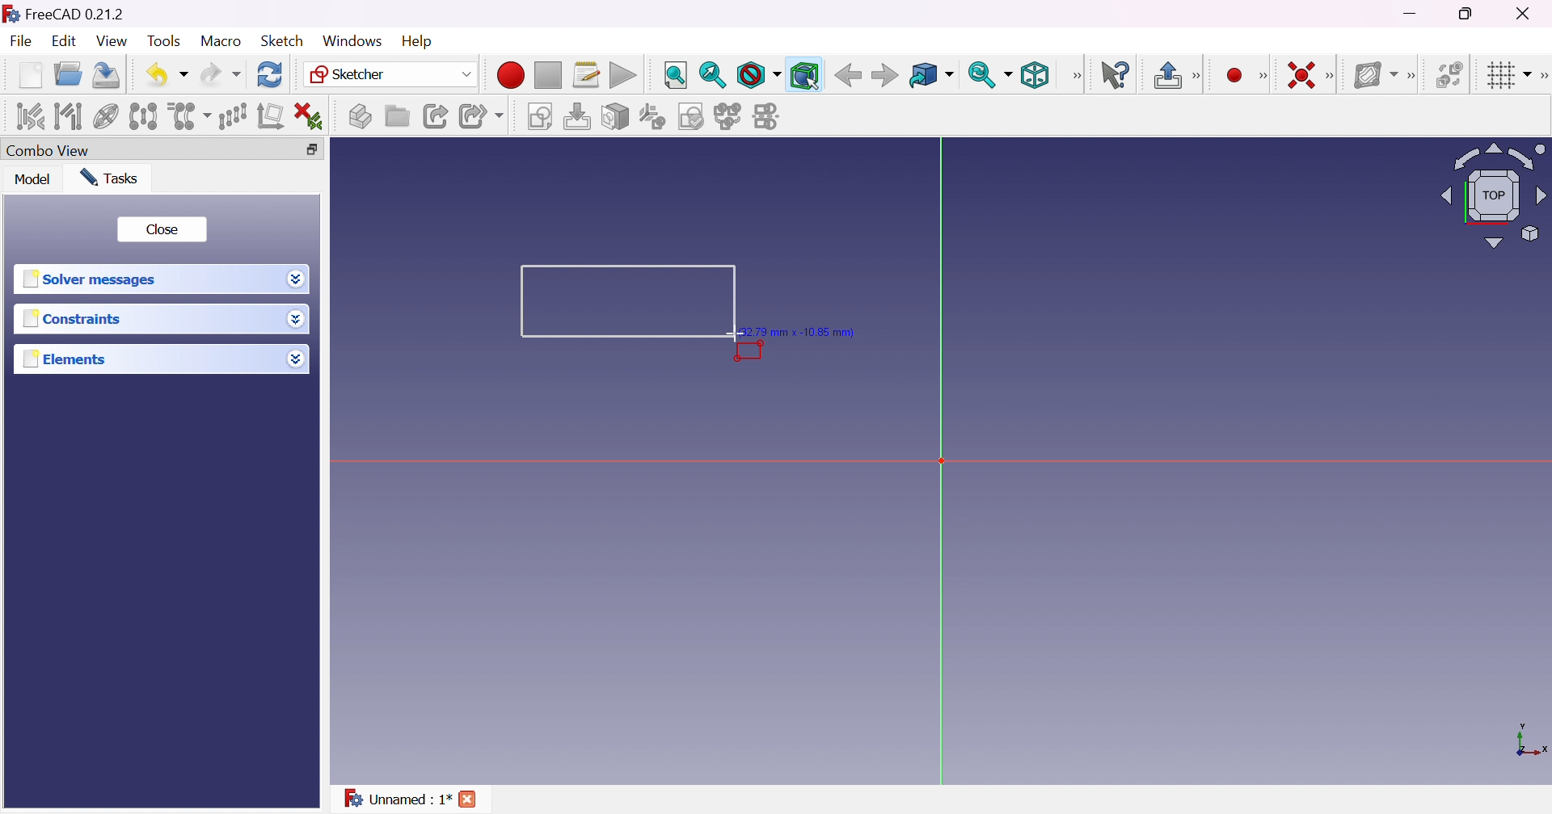 The width and height of the screenshot is (1552, 814). Describe the element at coordinates (360, 115) in the screenshot. I see `Create part` at that location.